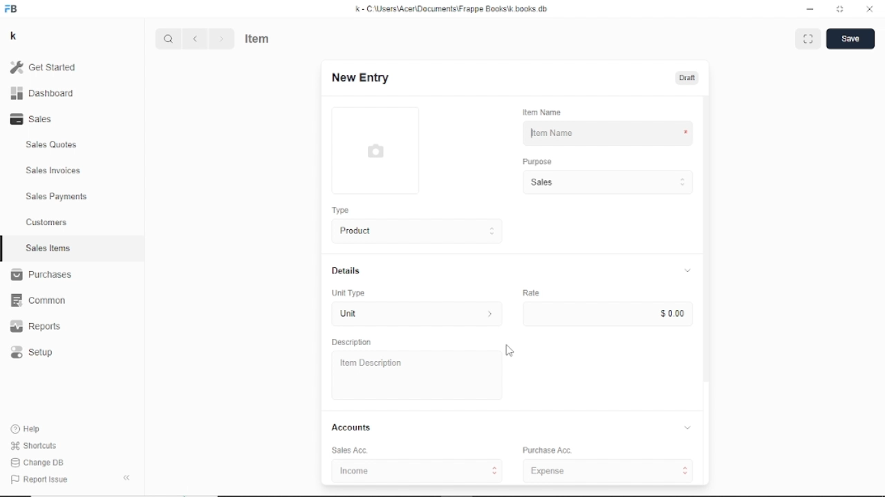  What do you see at coordinates (360, 77) in the screenshot?
I see `New Entry` at bounding box center [360, 77].